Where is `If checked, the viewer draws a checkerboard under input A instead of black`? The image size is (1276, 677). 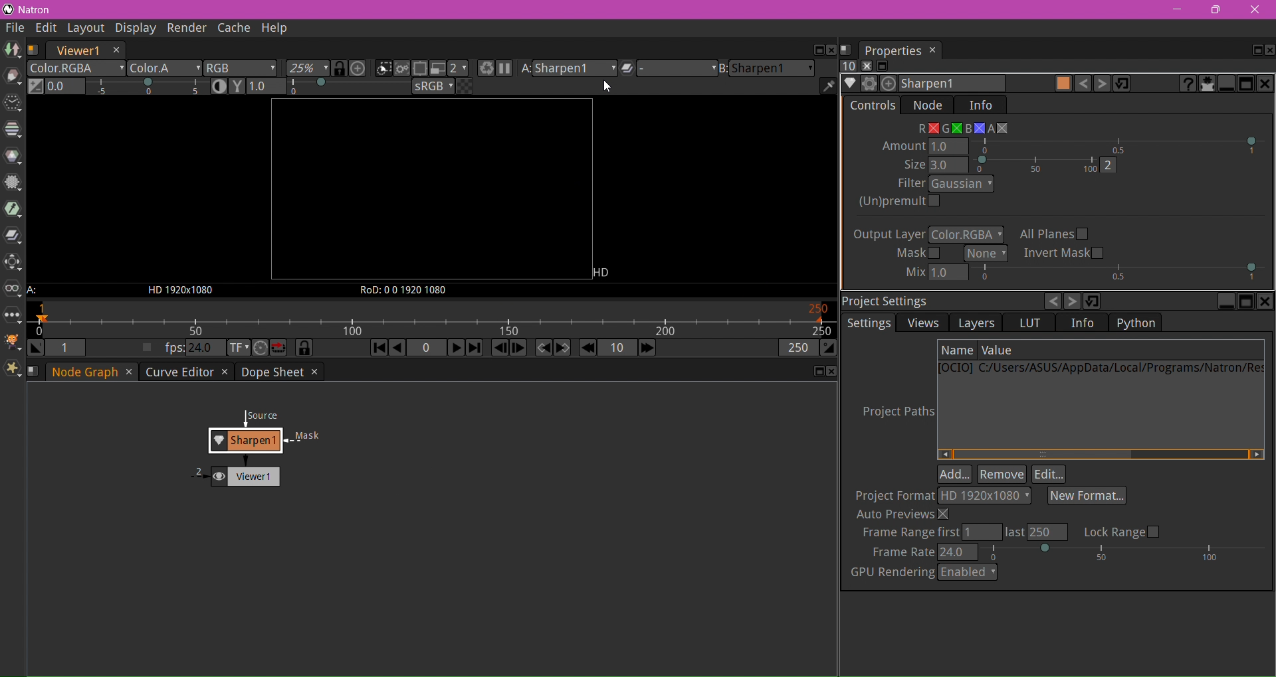
If checked, the viewer draws a checkerboard under input A instead of black is located at coordinates (465, 86).